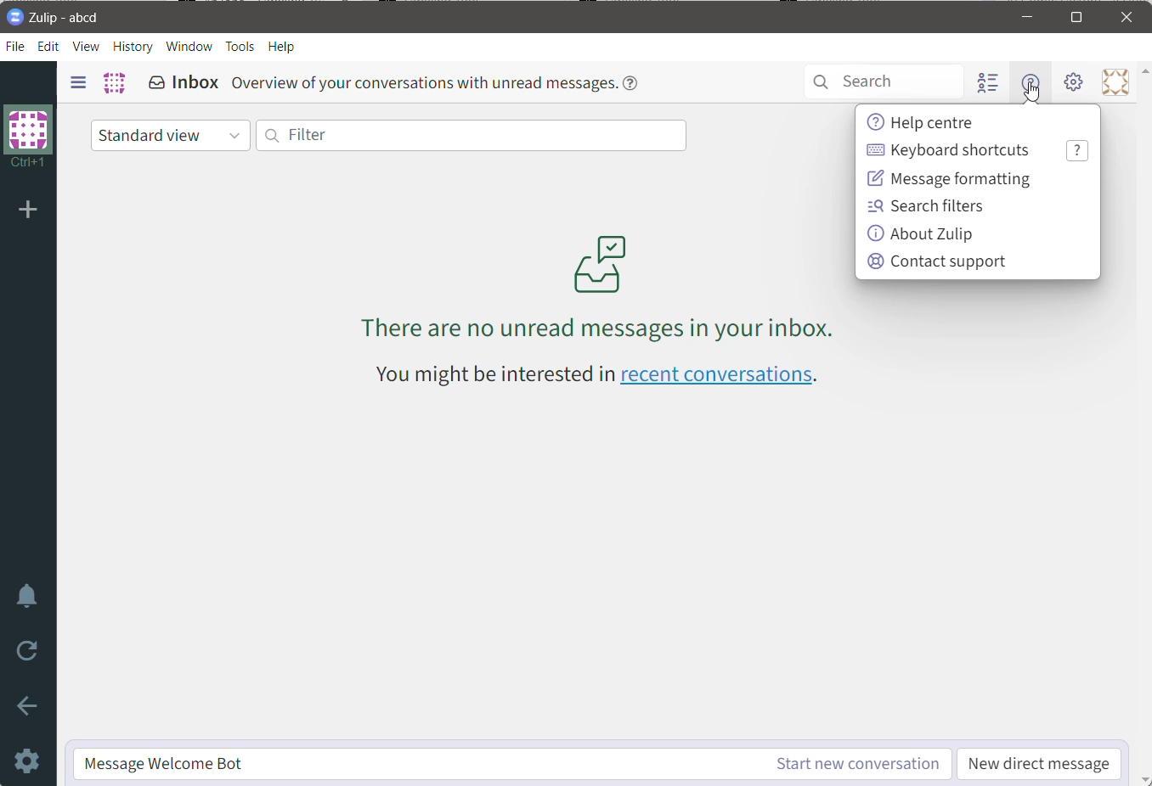  Describe the element at coordinates (415, 764) in the screenshot. I see `Message Welcome Bot` at that location.